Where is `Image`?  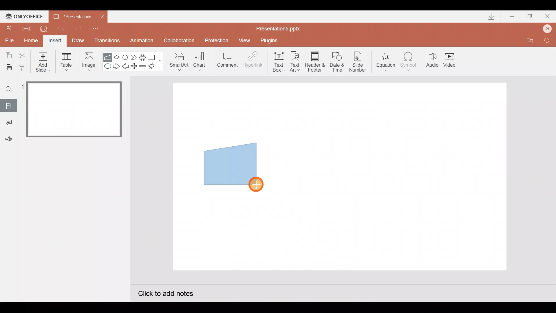 Image is located at coordinates (87, 61).